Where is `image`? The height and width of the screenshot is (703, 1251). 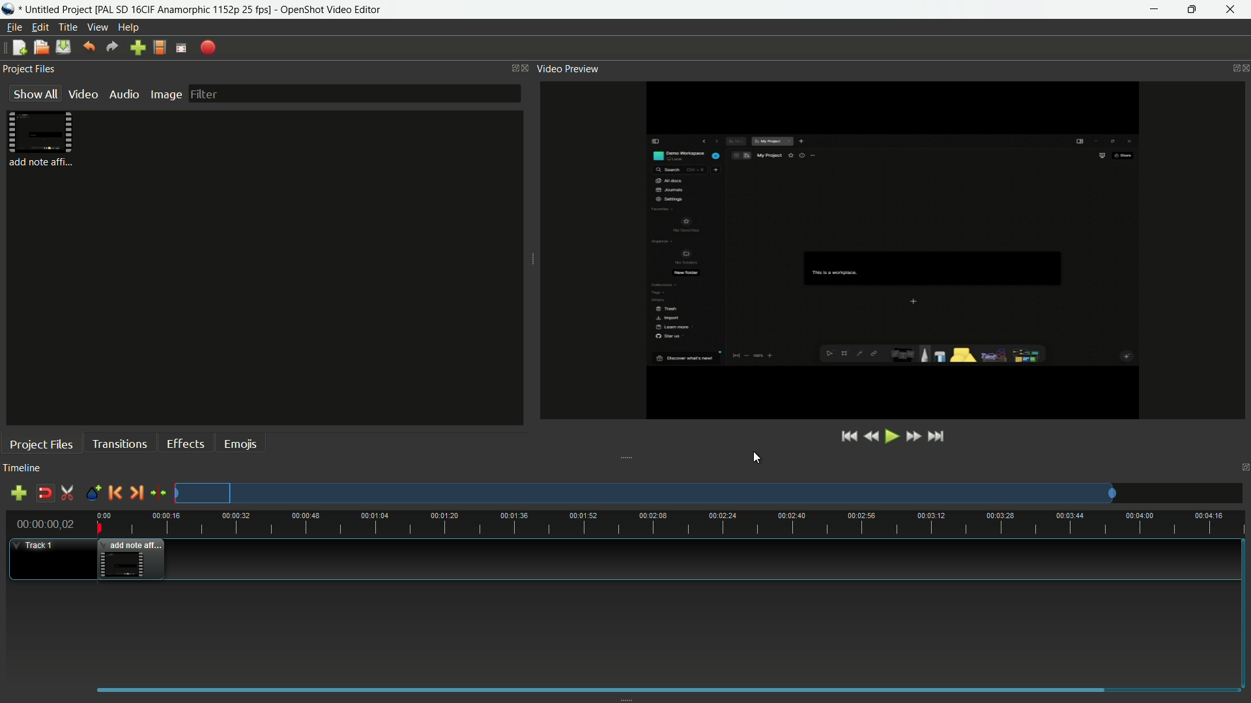 image is located at coordinates (164, 95).